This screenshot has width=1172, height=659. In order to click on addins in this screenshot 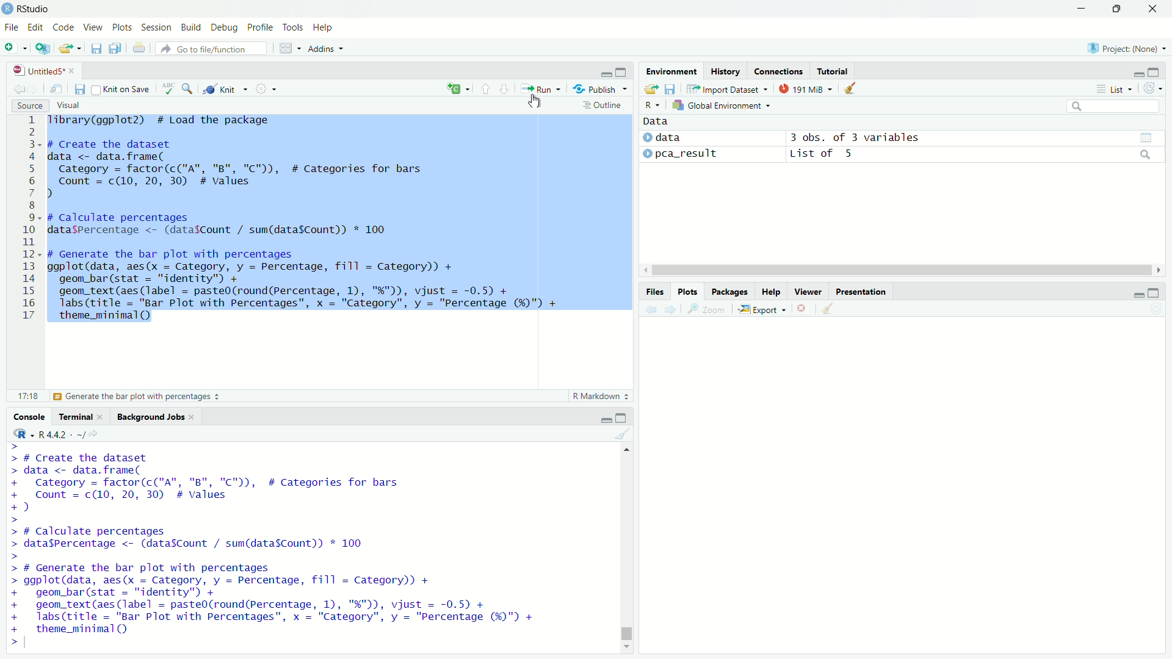, I will do `click(325, 48)`.